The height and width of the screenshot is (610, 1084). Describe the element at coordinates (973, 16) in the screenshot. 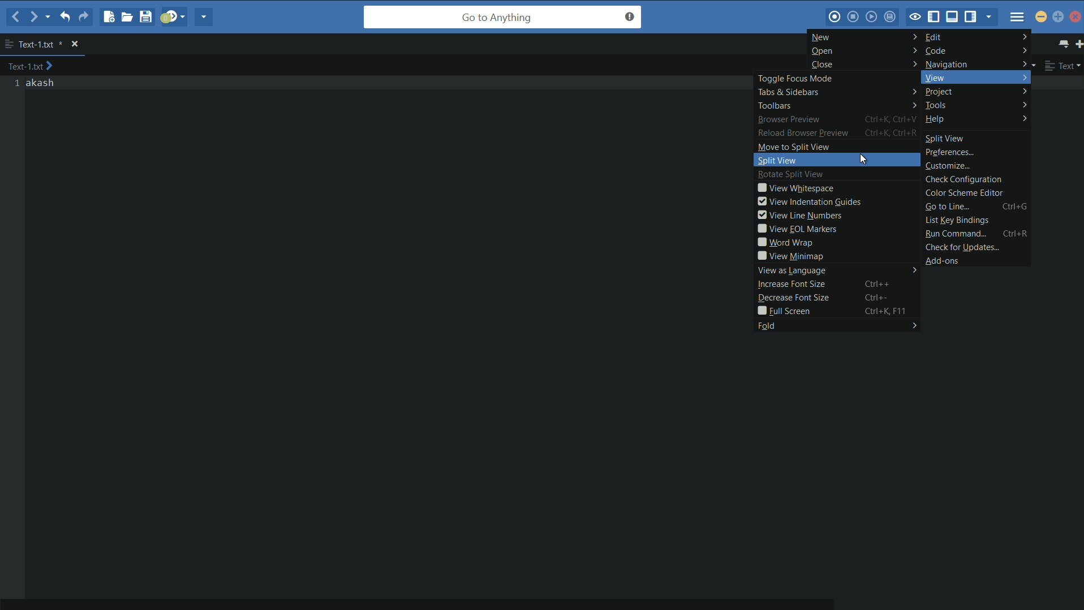

I see `show/hide right panel` at that location.